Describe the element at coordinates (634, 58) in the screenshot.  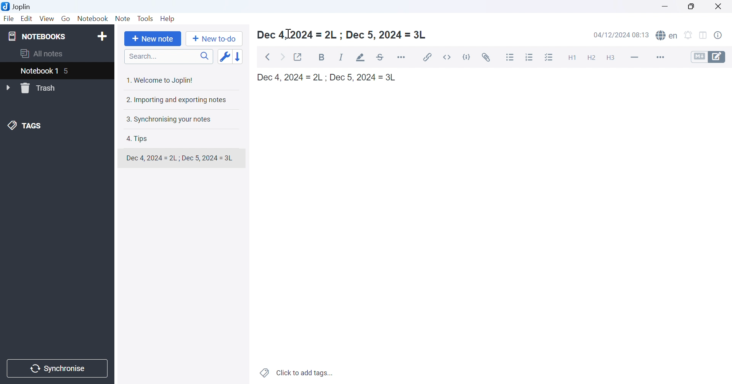
I see `Horizontal Line` at that location.